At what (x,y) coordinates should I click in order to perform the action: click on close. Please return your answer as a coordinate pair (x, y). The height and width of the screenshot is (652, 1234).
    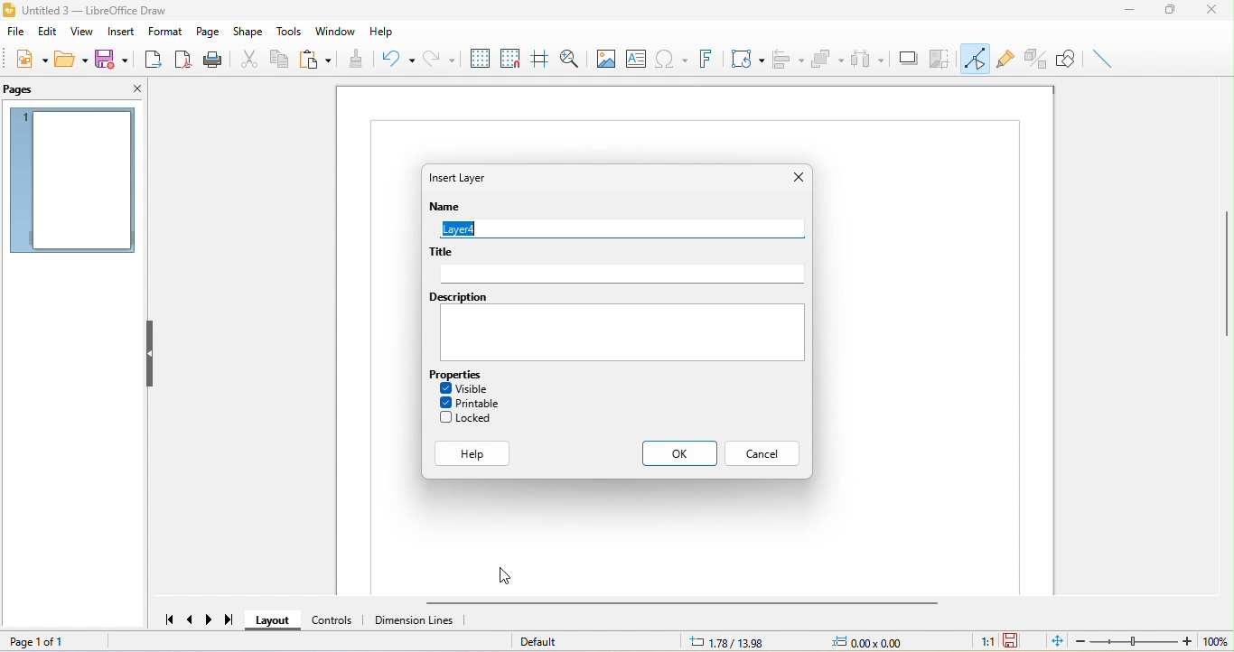
    Looking at the image, I should click on (797, 178).